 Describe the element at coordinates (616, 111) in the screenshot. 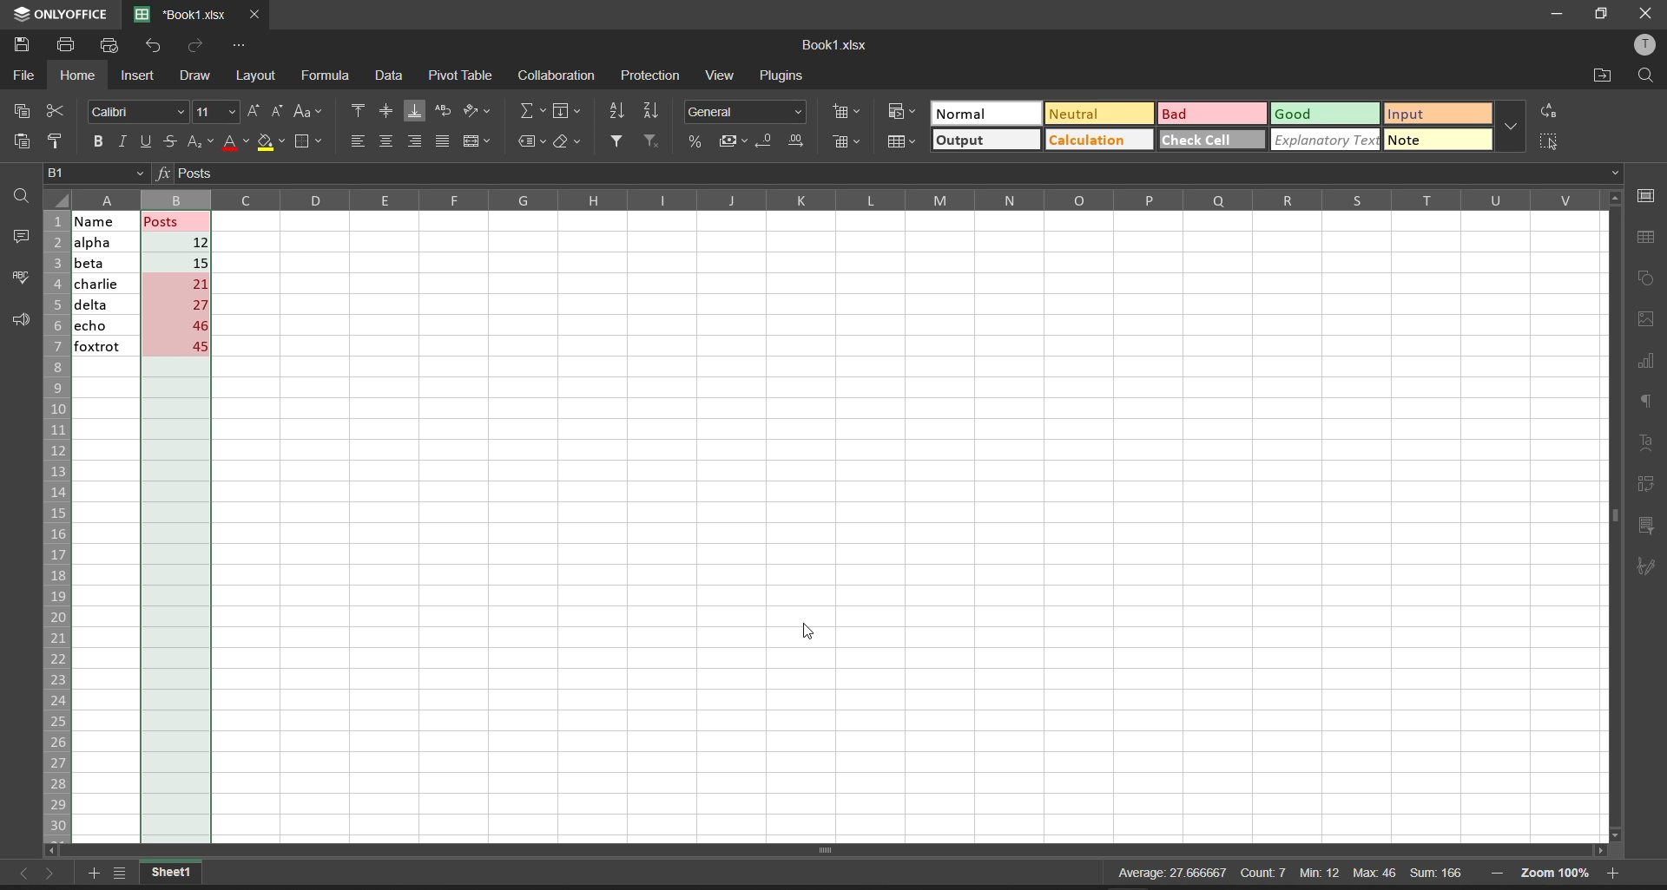

I see `sort ascending` at that location.